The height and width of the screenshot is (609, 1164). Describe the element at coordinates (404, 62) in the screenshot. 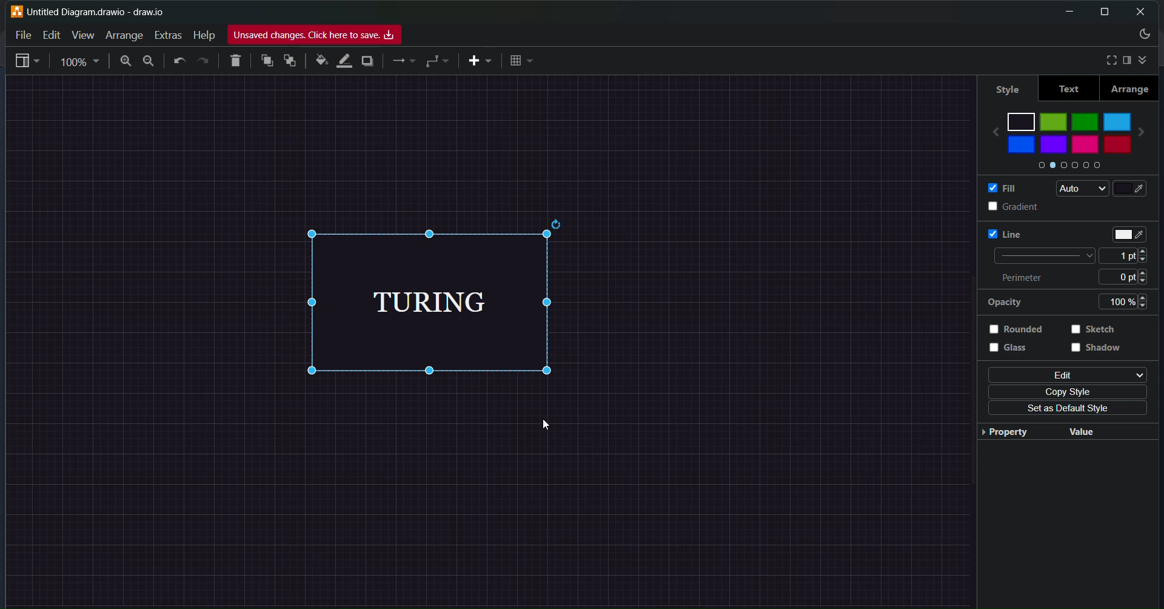

I see `lines` at that location.